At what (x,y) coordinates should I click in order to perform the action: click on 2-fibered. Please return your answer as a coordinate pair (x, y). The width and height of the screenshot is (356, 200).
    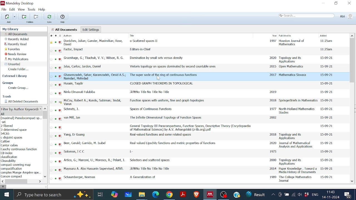
    Looking at the image, I should click on (8, 126).